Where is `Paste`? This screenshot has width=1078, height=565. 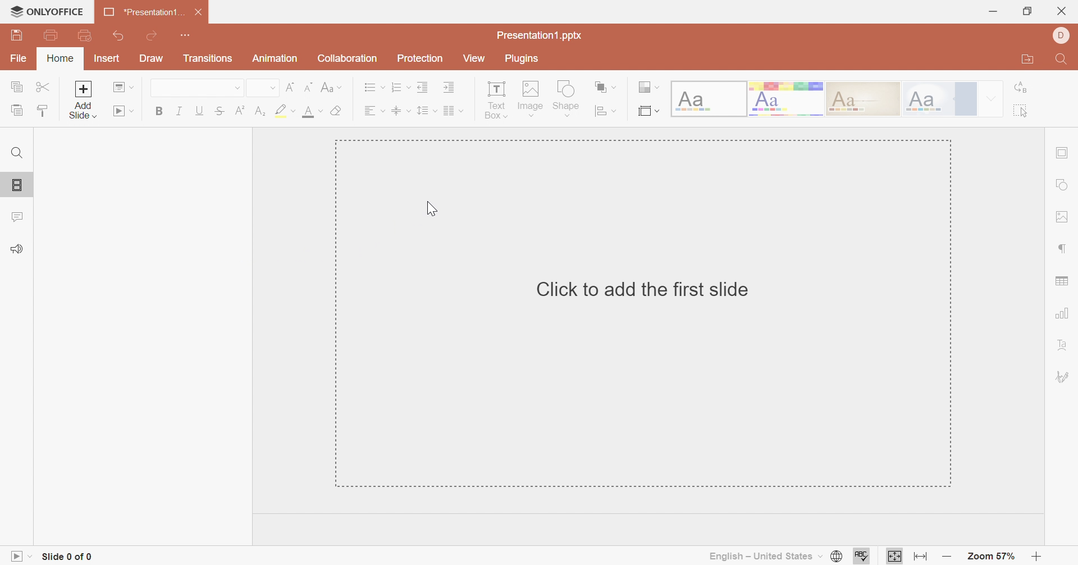 Paste is located at coordinates (15, 111).